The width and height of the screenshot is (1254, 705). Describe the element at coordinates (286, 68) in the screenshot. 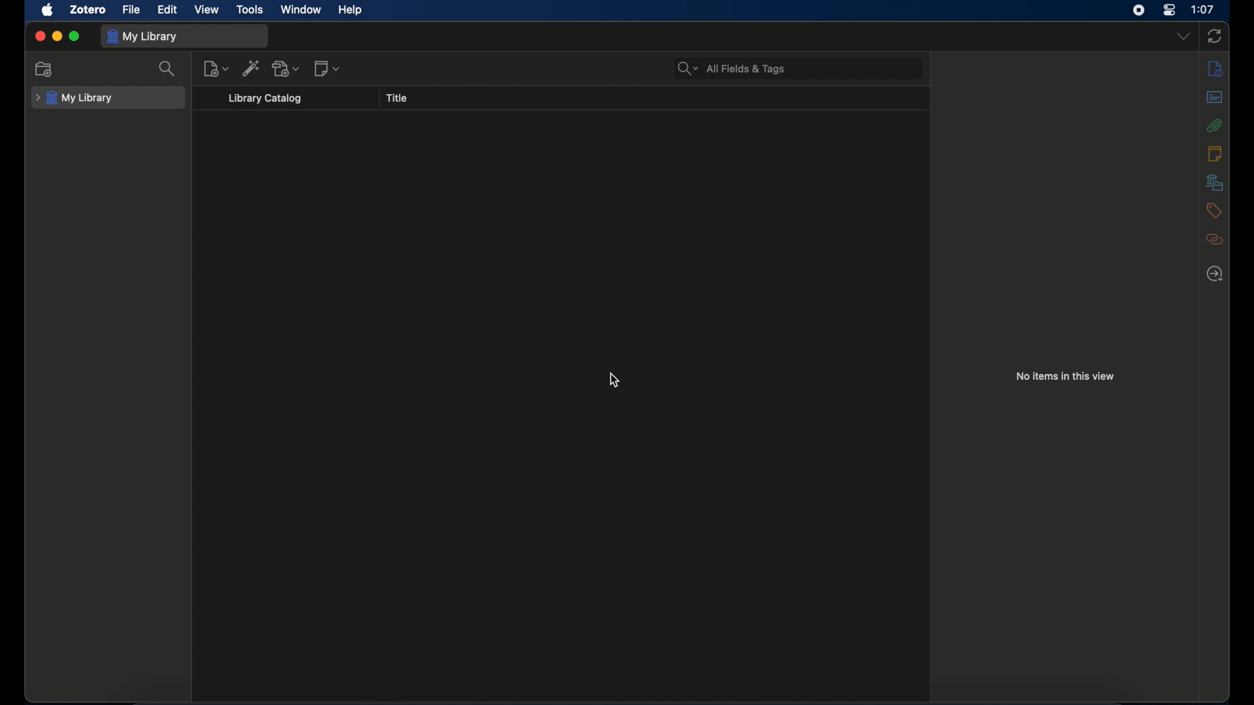

I see `add attachments` at that location.